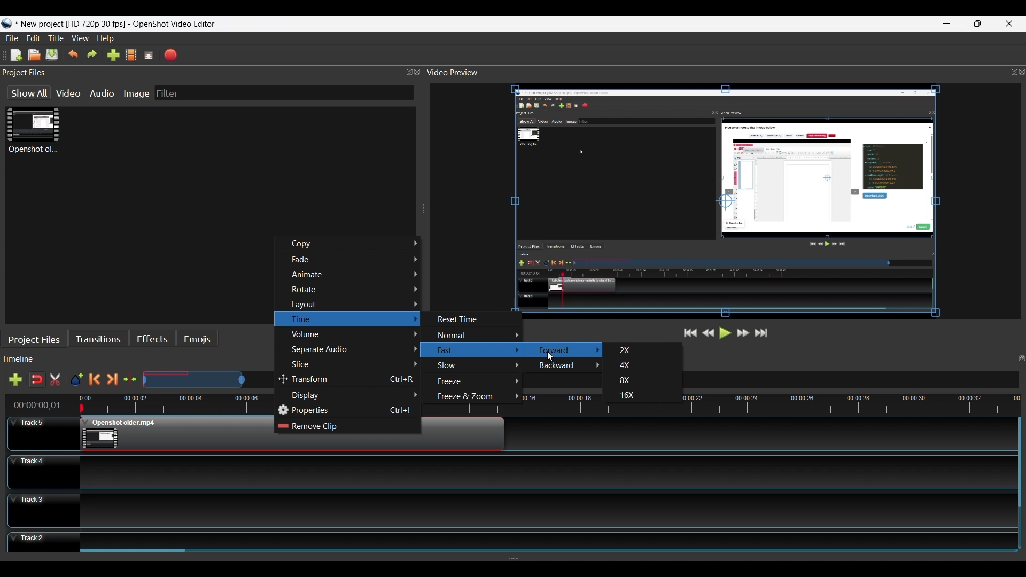 This screenshot has width=1026, height=577. Describe the element at coordinates (69, 93) in the screenshot. I see `Video` at that location.